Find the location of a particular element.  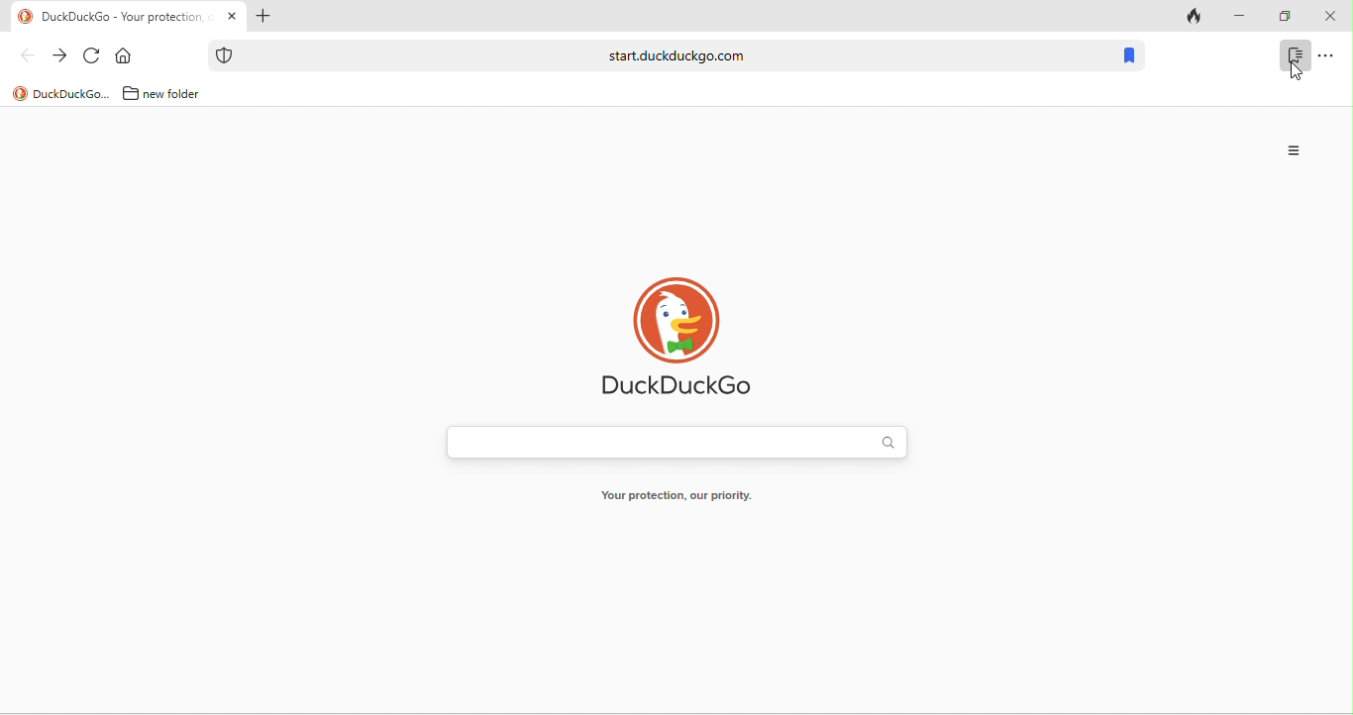

cursor is located at coordinates (1296, 72).